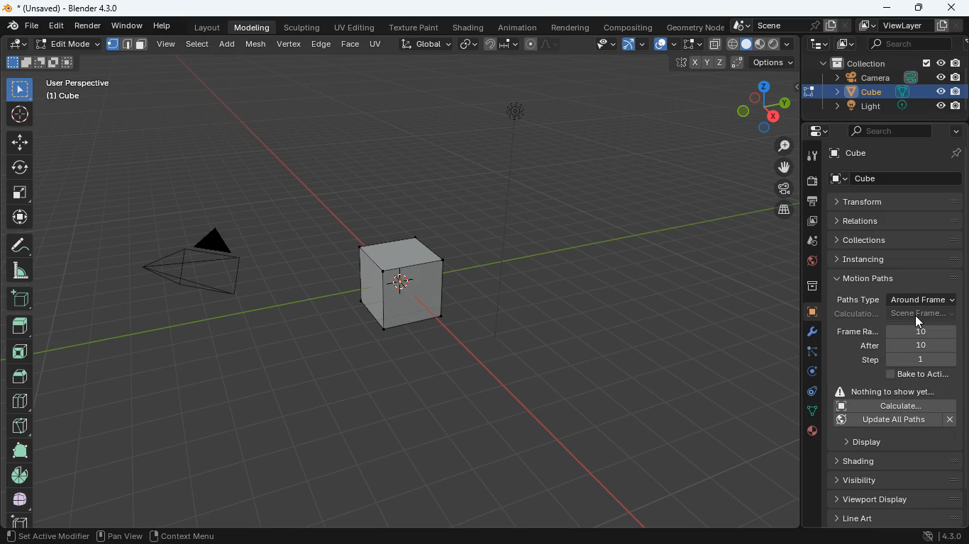  I want to click on view, so click(167, 43).